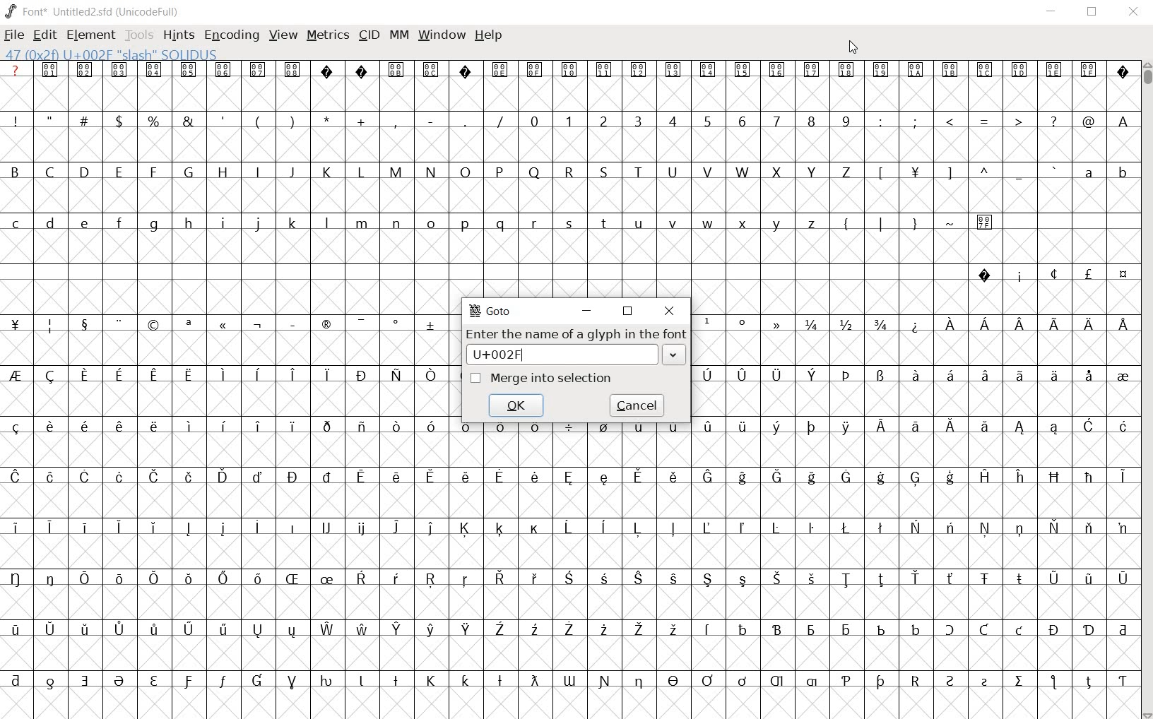 Image resolution: width=1153 pixels, height=719 pixels. What do you see at coordinates (913, 296) in the screenshot?
I see `empty cells` at bounding box center [913, 296].